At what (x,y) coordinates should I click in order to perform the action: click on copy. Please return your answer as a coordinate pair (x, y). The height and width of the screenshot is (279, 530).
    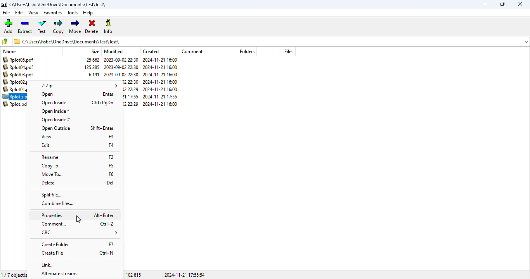
    Looking at the image, I should click on (58, 27).